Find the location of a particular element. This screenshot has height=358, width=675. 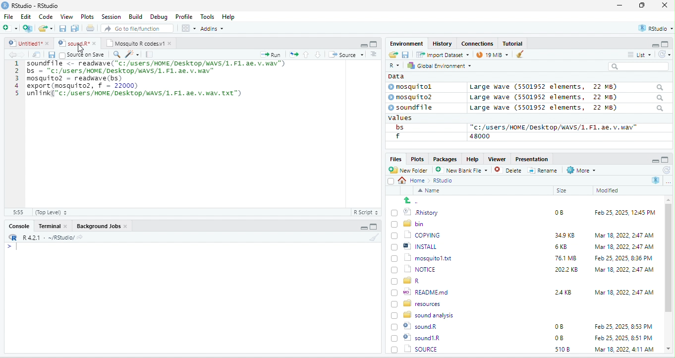

= List ~ is located at coordinates (637, 55).